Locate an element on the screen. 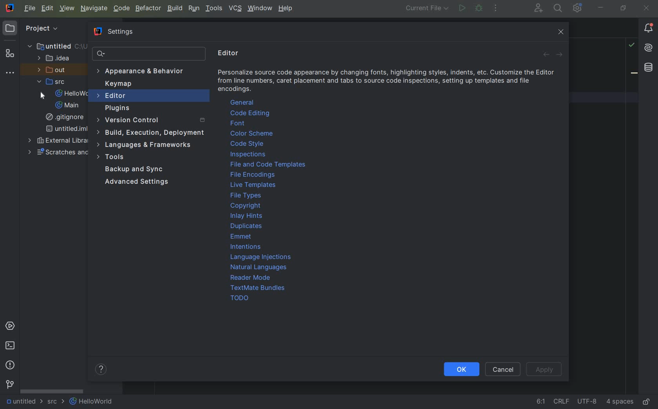 The width and height of the screenshot is (658, 409). notifications is located at coordinates (648, 29).